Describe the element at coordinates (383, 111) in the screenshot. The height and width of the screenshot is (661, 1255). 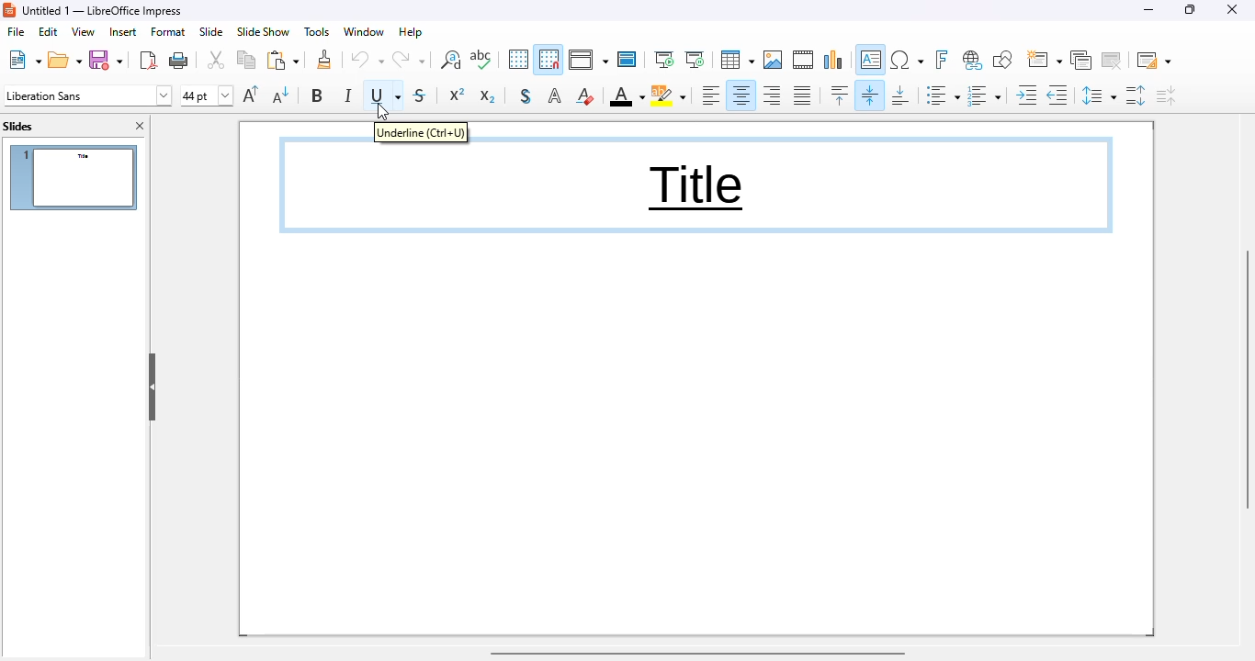
I see `cursor` at that location.